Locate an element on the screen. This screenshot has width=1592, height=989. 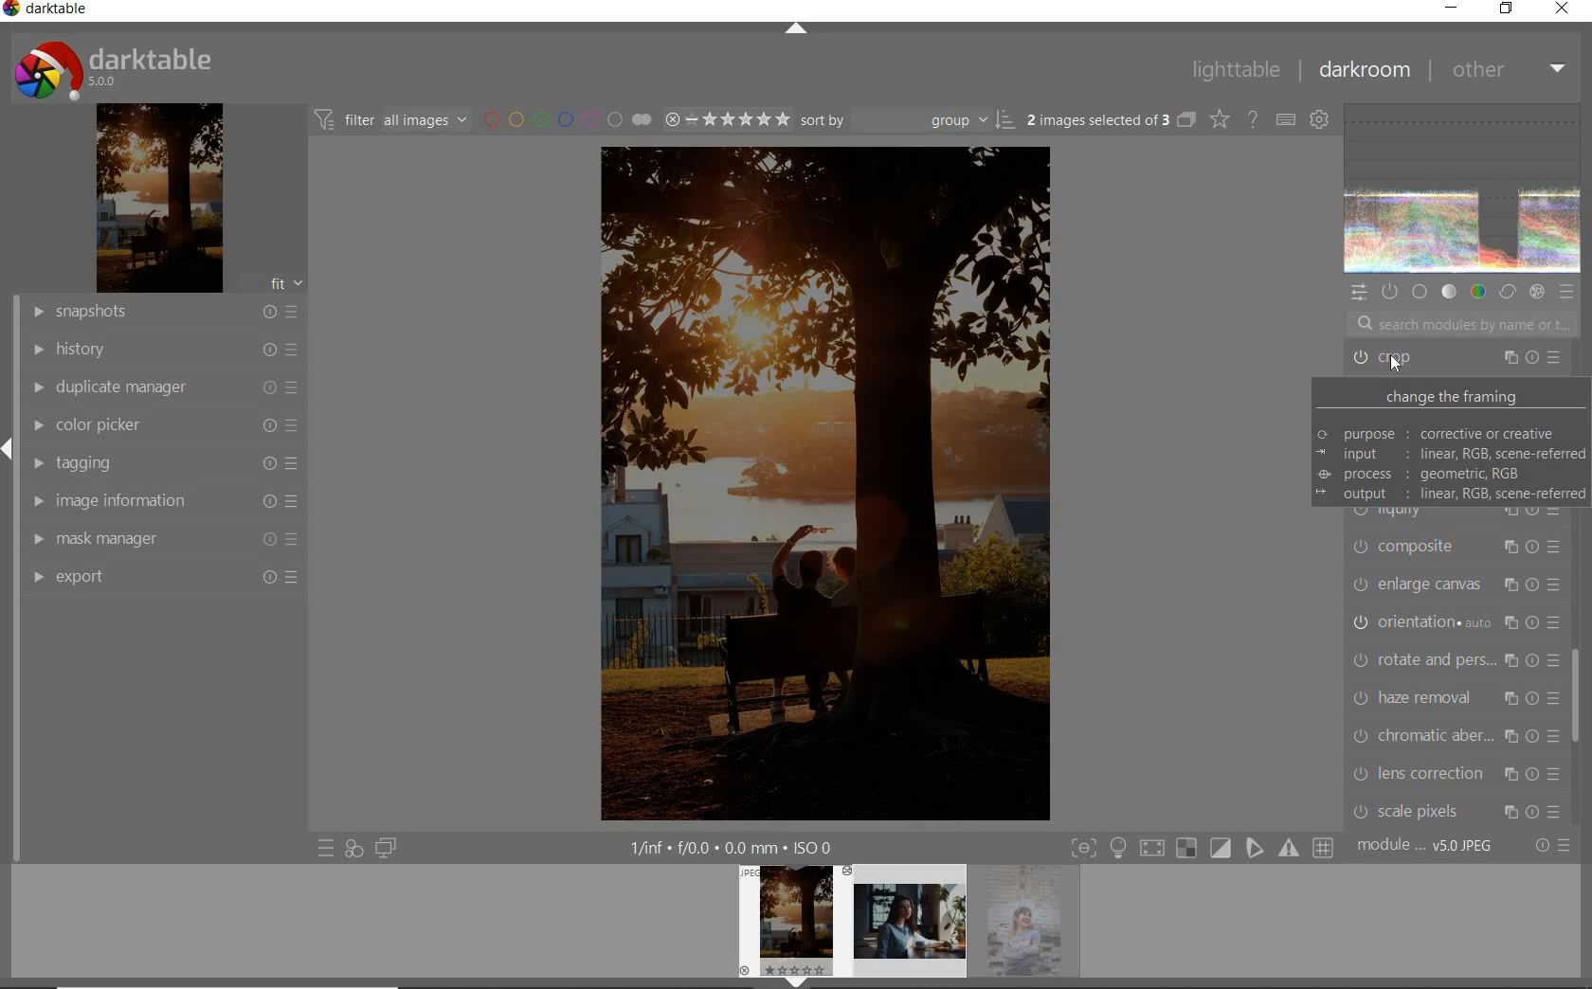
waveform is located at coordinates (1462, 190).